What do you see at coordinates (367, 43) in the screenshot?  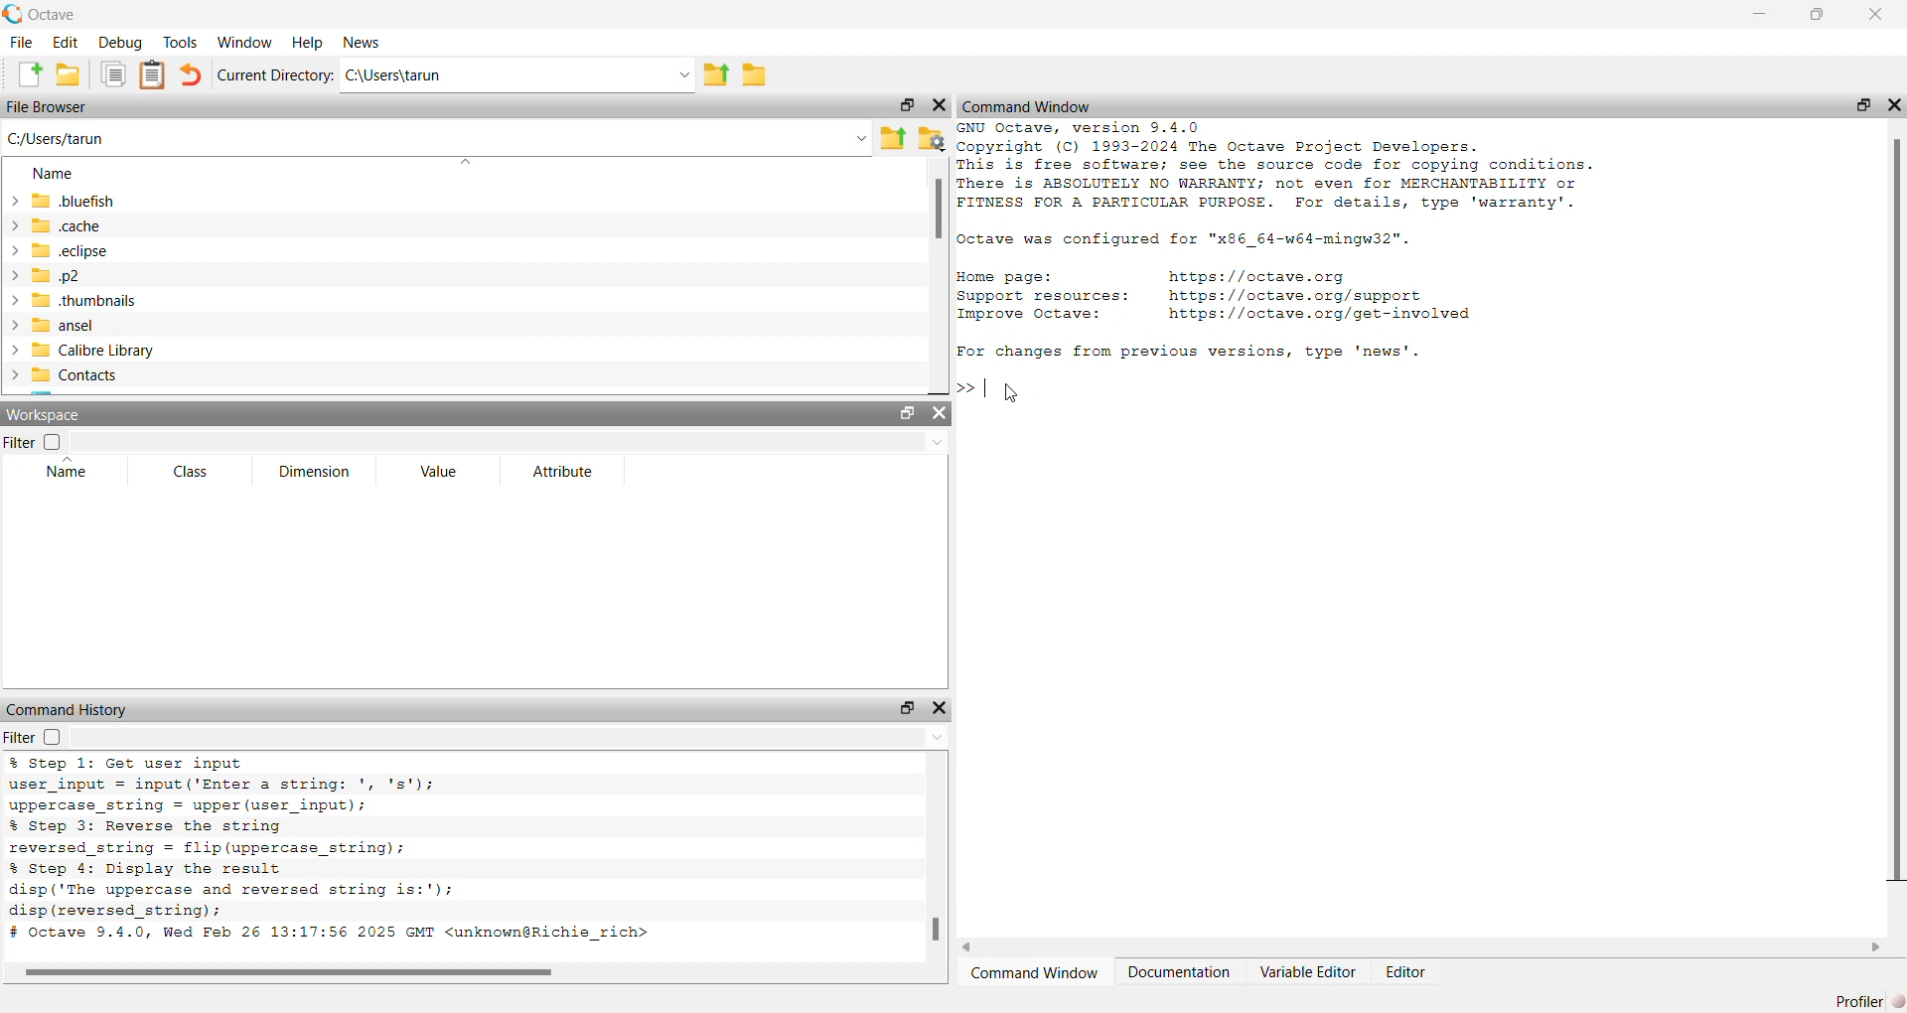 I see `news` at bounding box center [367, 43].